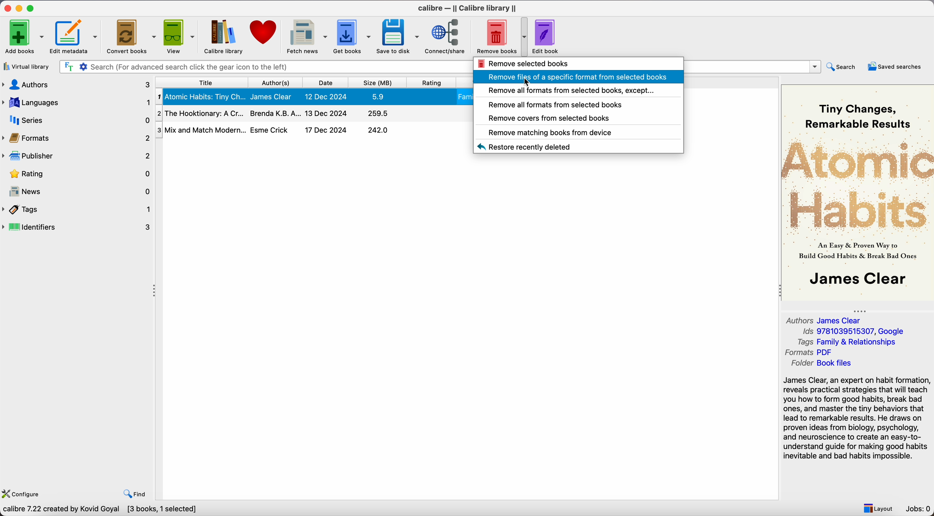 The image size is (934, 516). What do you see at coordinates (222, 36) in the screenshot?
I see `Calibre library` at bounding box center [222, 36].